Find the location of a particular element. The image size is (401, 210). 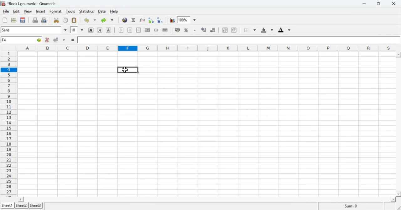

Font Style is located at coordinates (32, 30).